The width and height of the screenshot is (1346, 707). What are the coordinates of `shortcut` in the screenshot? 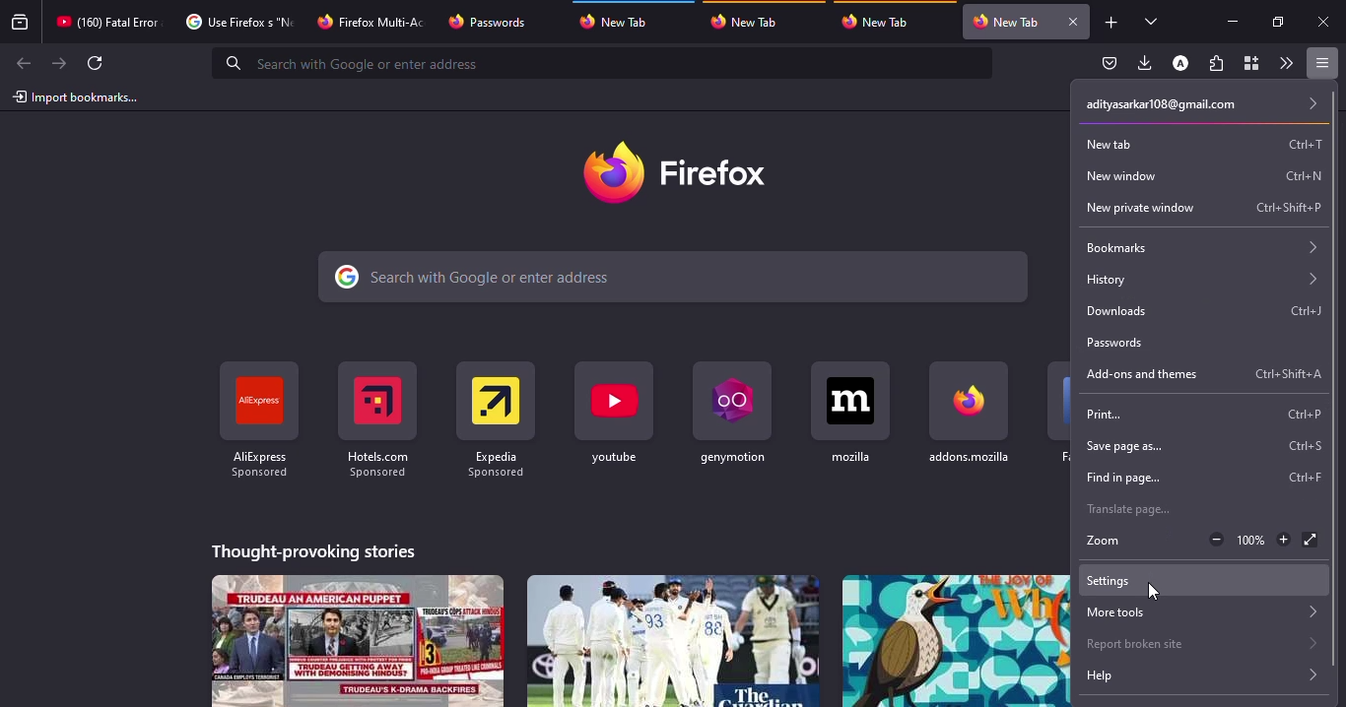 It's located at (729, 411).